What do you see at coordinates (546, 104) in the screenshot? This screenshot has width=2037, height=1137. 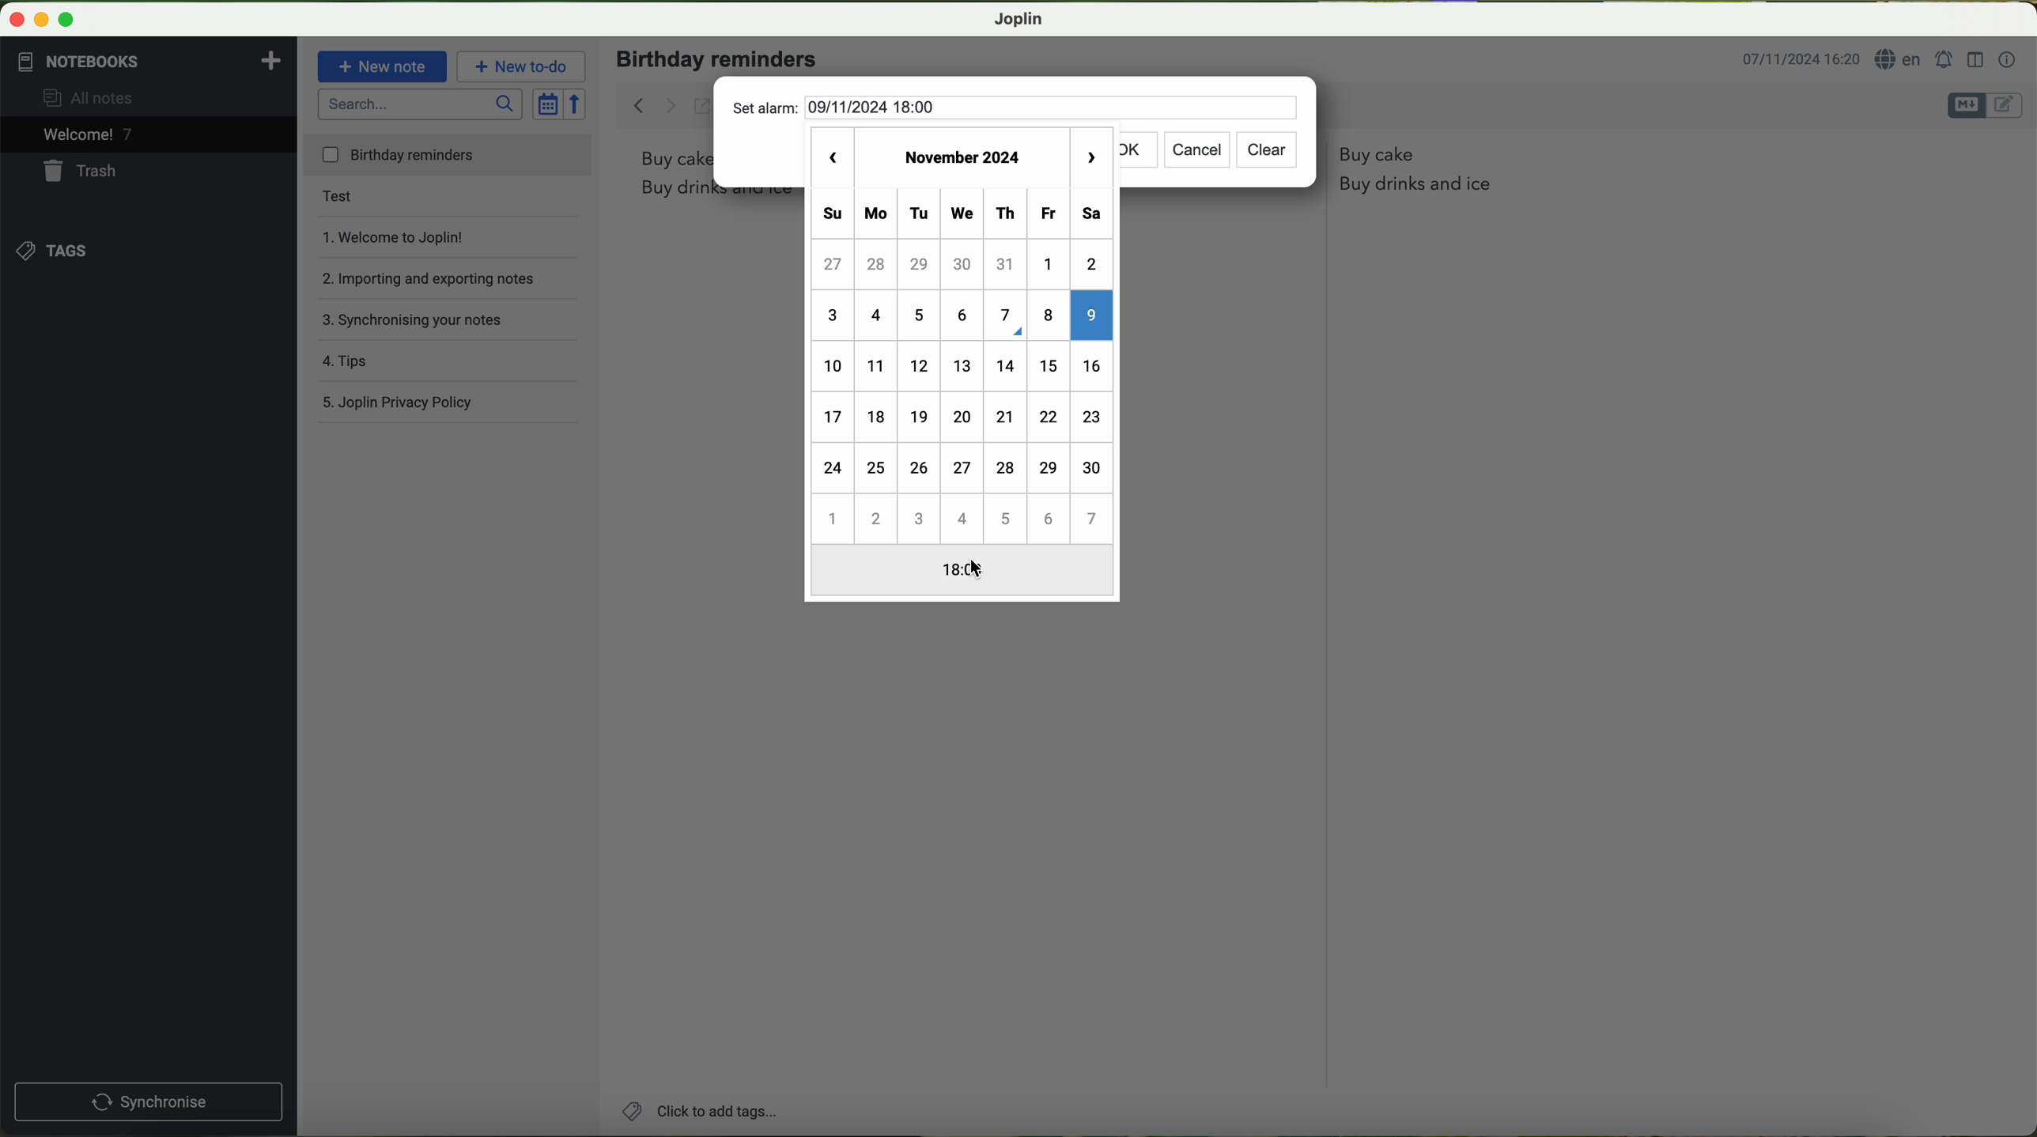 I see `toggle sort order field` at bounding box center [546, 104].